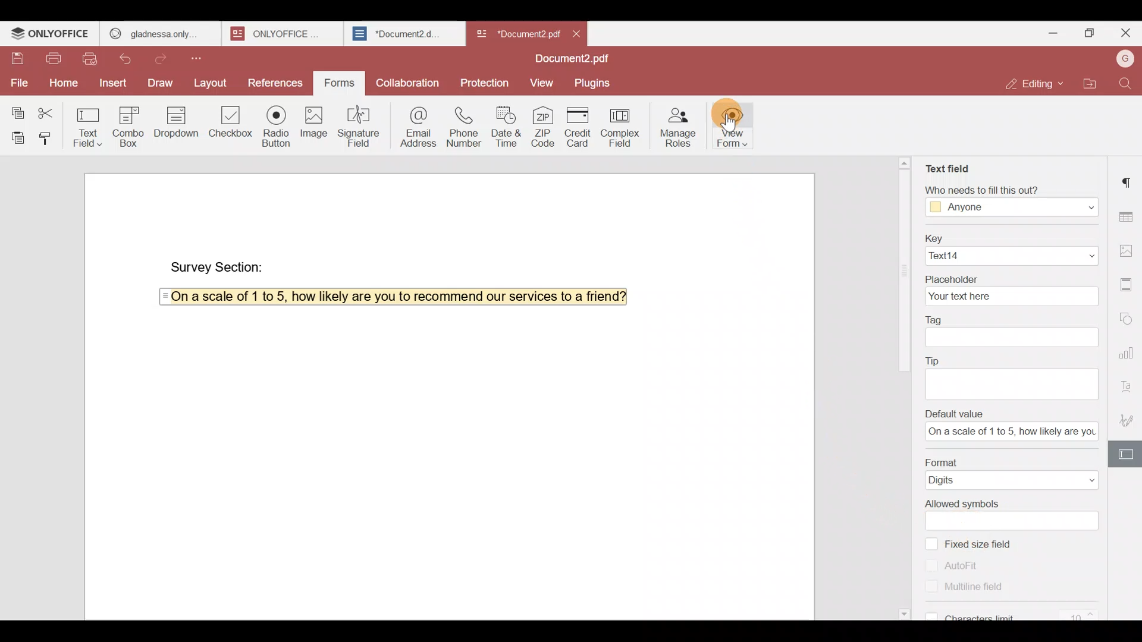  What do you see at coordinates (1092, 33) in the screenshot?
I see `Maximize` at bounding box center [1092, 33].